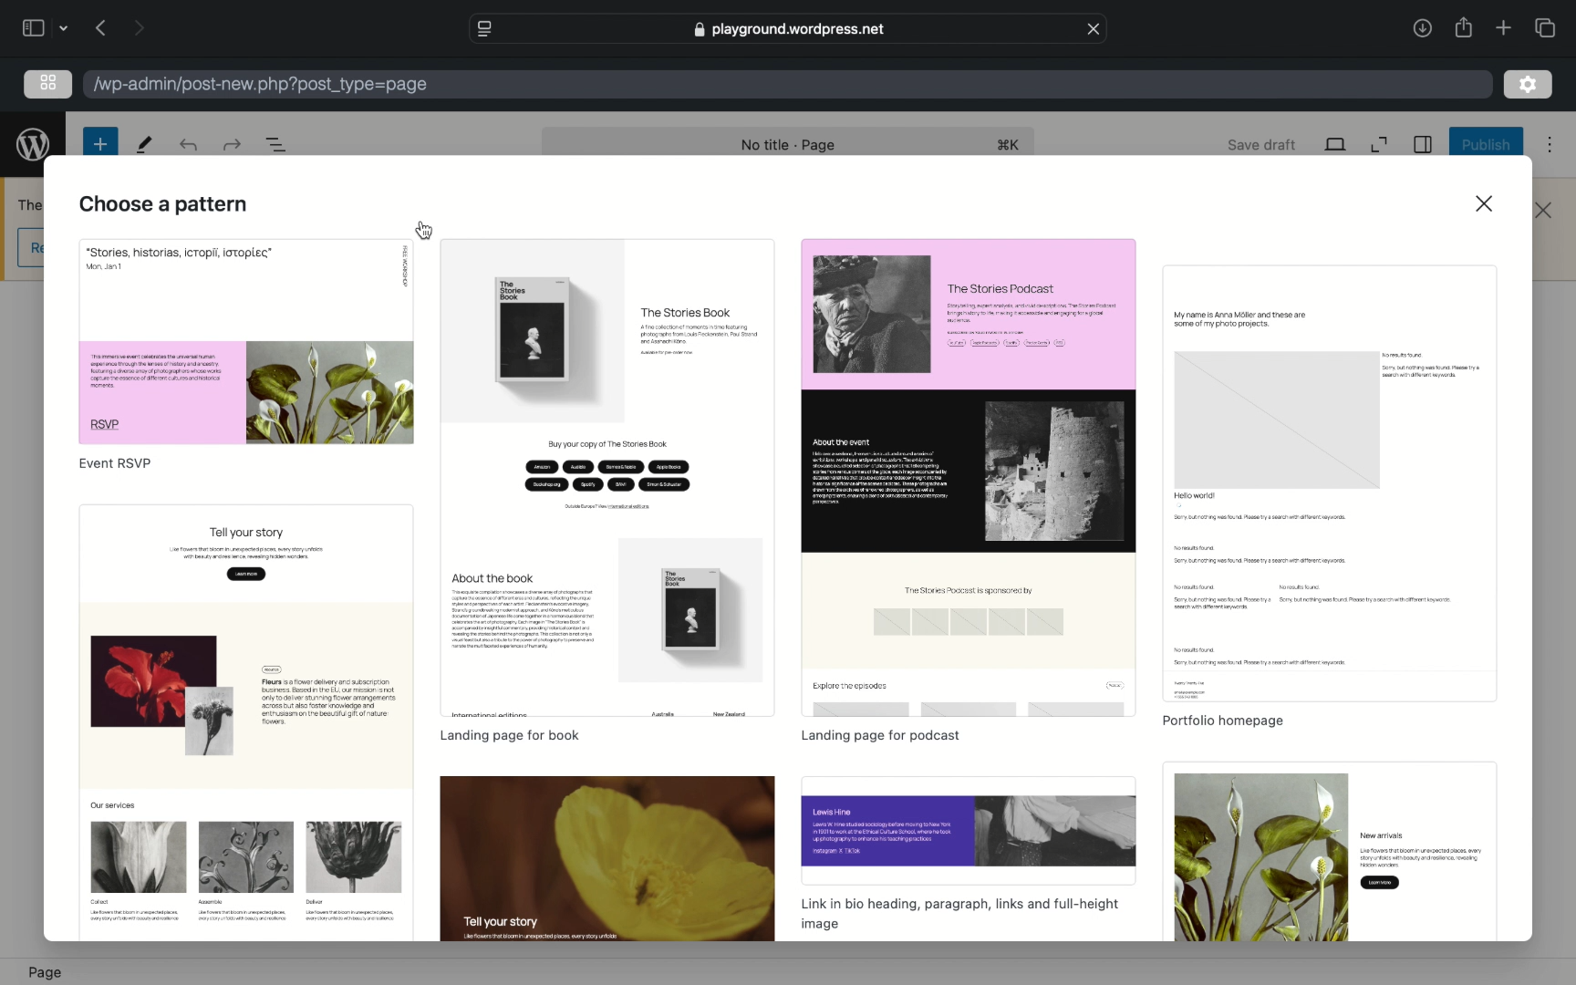  What do you see at coordinates (608, 859) in the screenshot?
I see `preview` at bounding box center [608, 859].